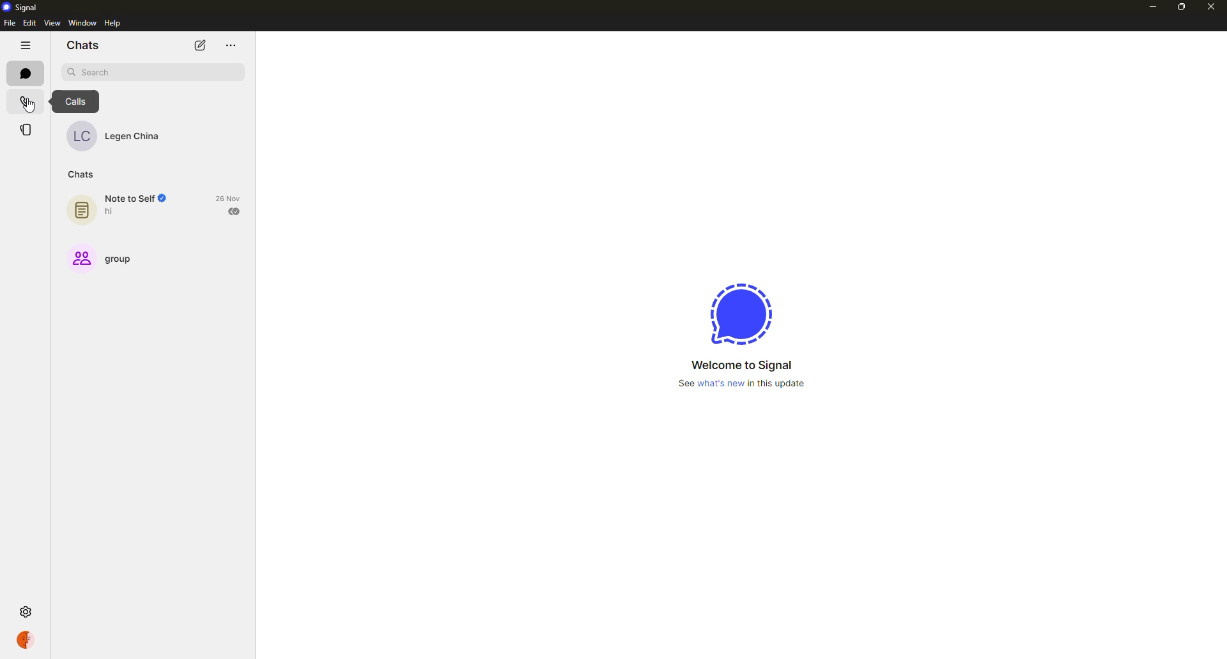 The image size is (1227, 659). I want to click on search, so click(153, 72).